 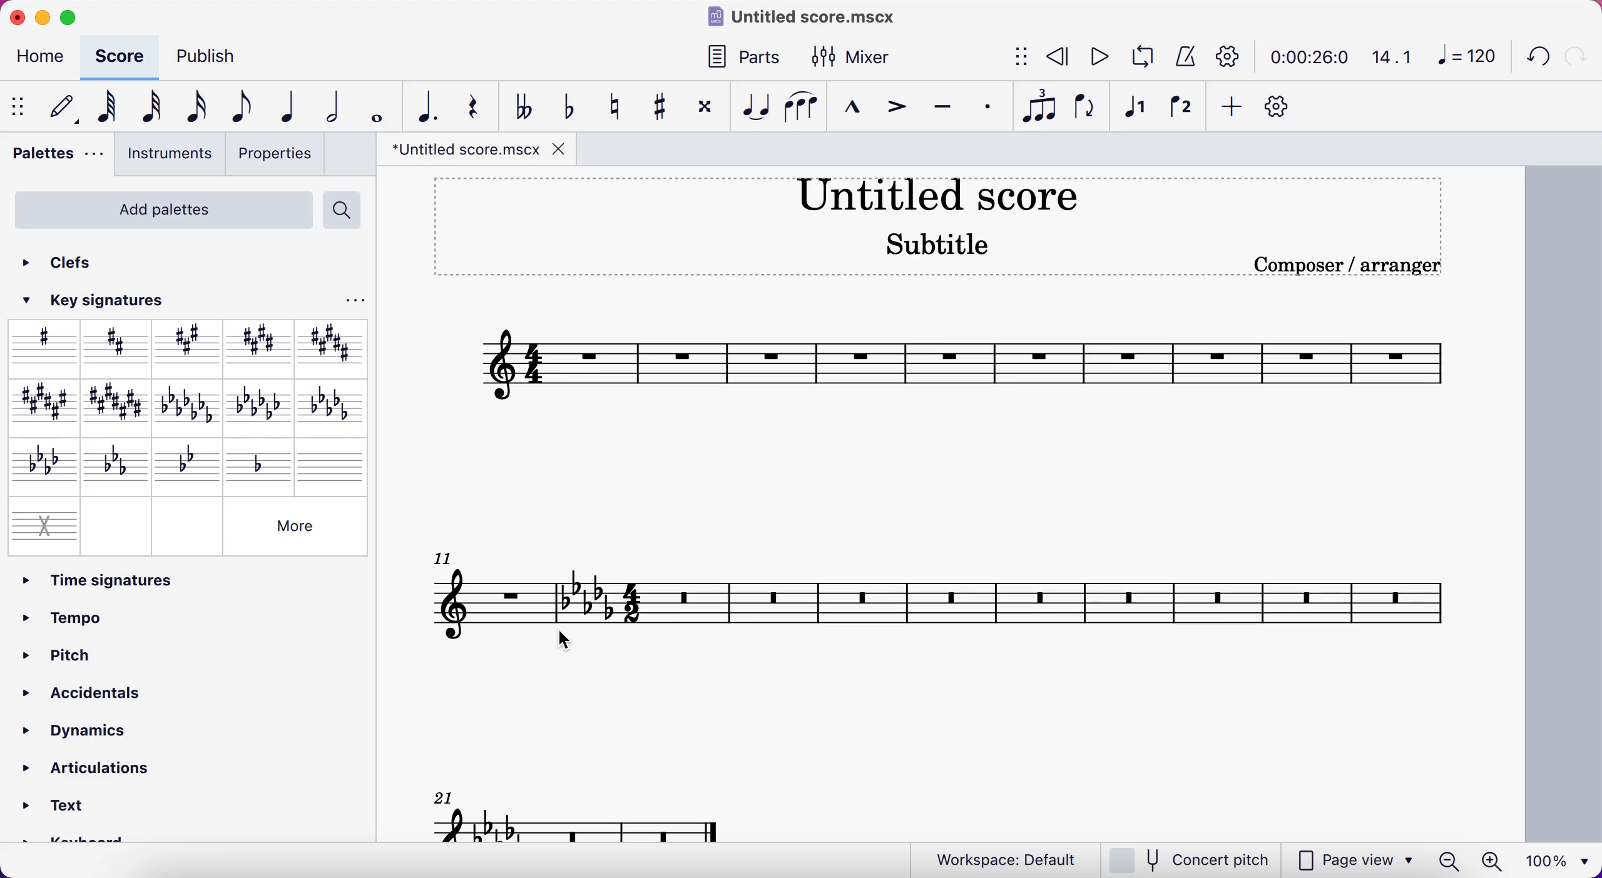 I want to click on tenuto, so click(x=946, y=113).